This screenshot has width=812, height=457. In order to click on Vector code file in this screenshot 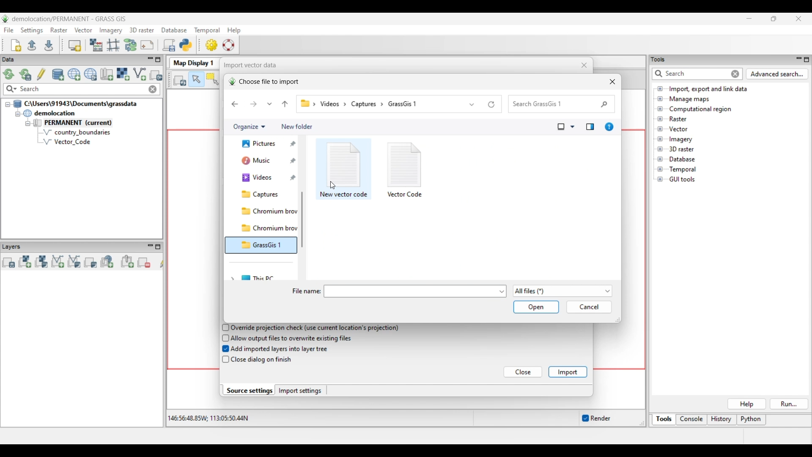, I will do `click(406, 193)`.